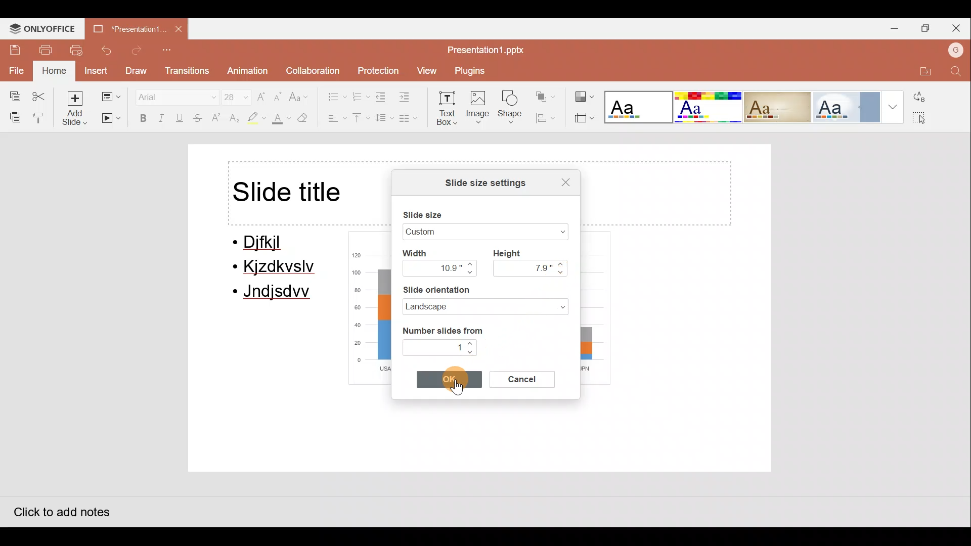 The height and width of the screenshot is (546, 971). Describe the element at coordinates (850, 106) in the screenshot. I see `Theme 4` at that location.